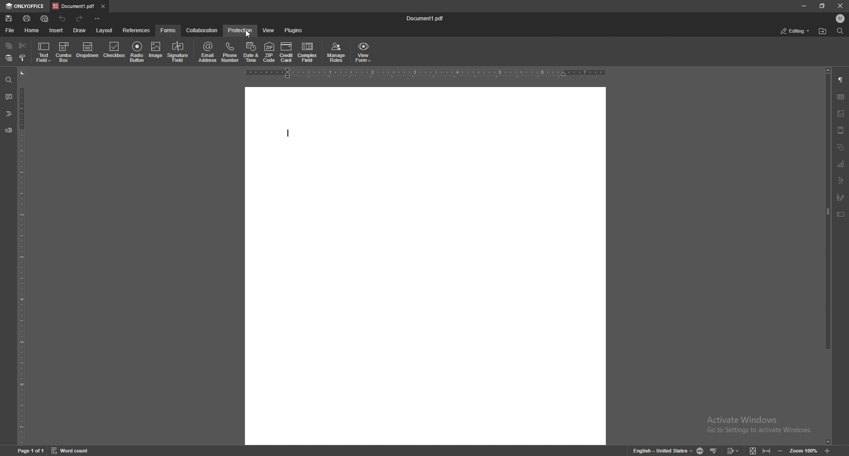 Image resolution: width=849 pixels, height=456 pixels. Describe the element at coordinates (8, 46) in the screenshot. I see `copy` at that location.